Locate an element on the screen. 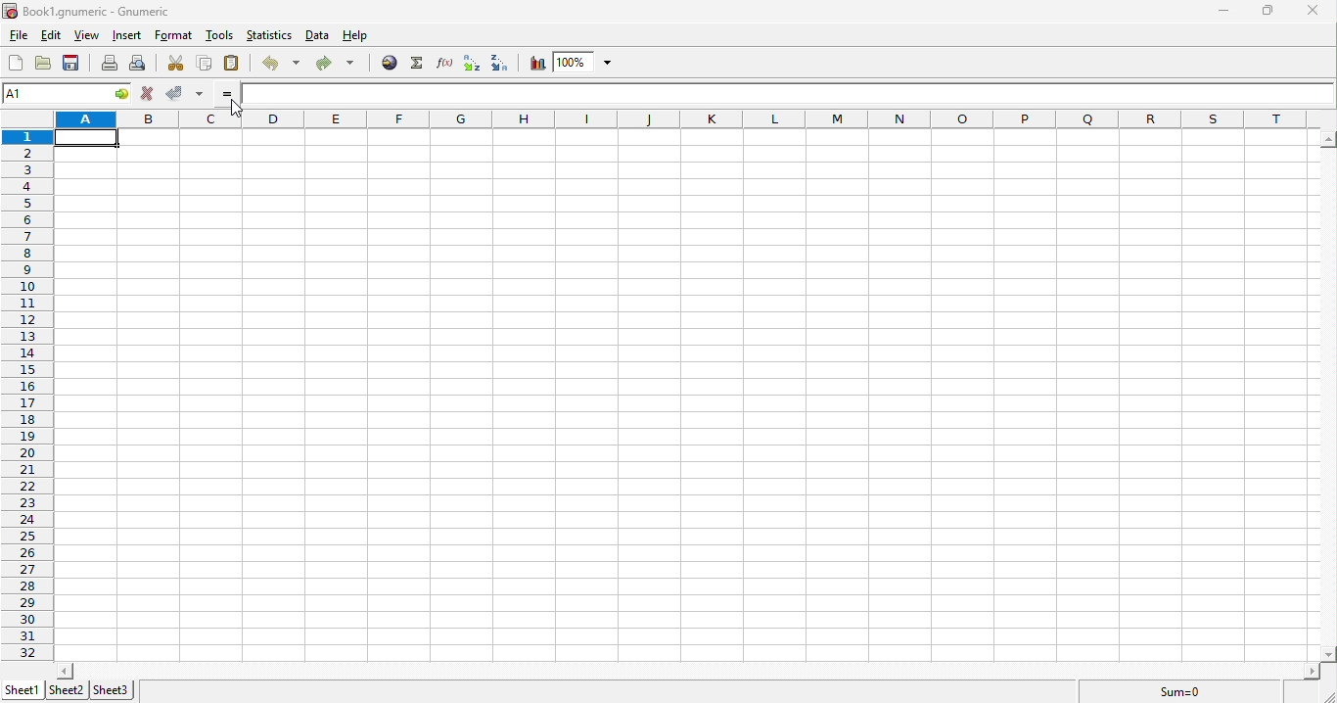 This screenshot has height=703, width=1337. sheet3 is located at coordinates (113, 691).